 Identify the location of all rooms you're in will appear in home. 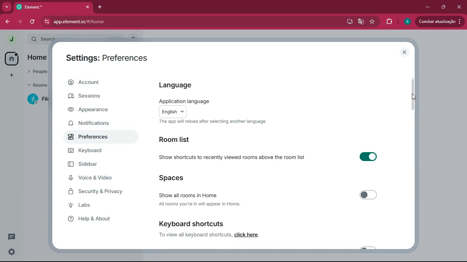
(200, 204).